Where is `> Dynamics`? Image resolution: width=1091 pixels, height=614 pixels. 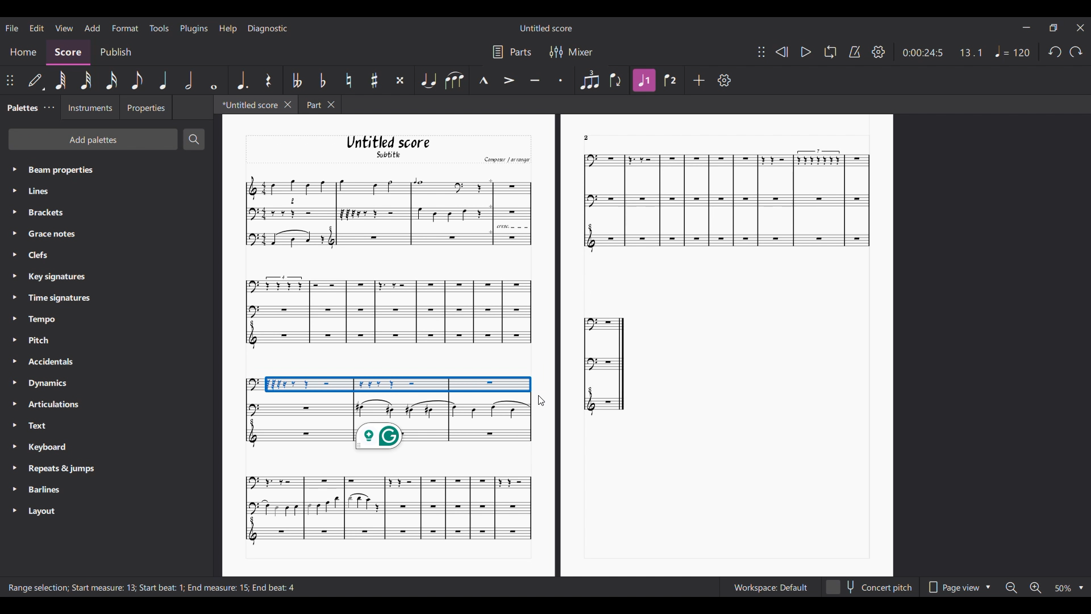
> Dynamics is located at coordinates (45, 384).